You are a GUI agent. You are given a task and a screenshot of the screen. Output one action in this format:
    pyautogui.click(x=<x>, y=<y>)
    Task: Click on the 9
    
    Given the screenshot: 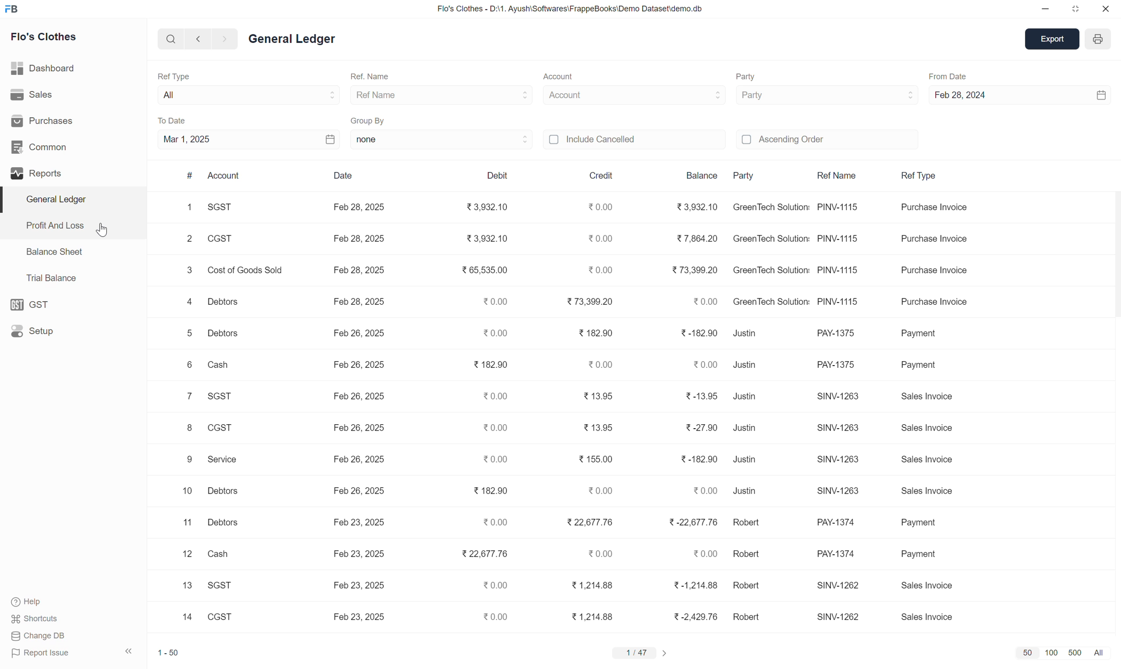 What is the action you would take?
    pyautogui.click(x=191, y=460)
    